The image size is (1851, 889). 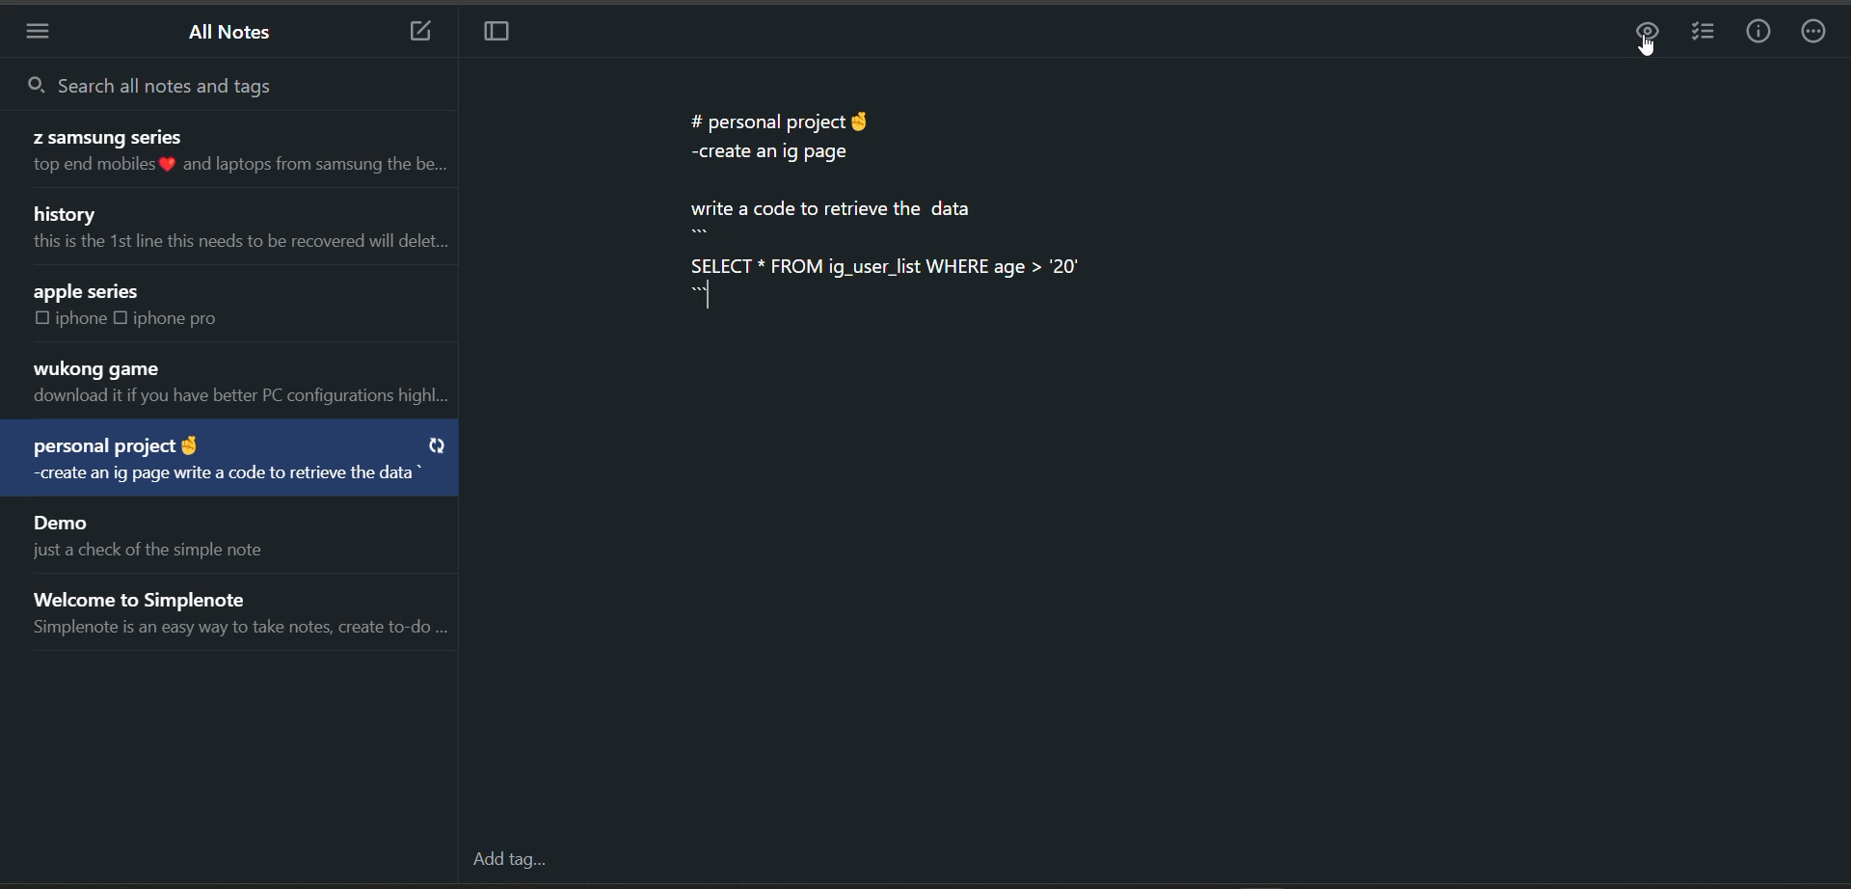 What do you see at coordinates (196, 85) in the screenshot?
I see `search all notes and tags` at bounding box center [196, 85].